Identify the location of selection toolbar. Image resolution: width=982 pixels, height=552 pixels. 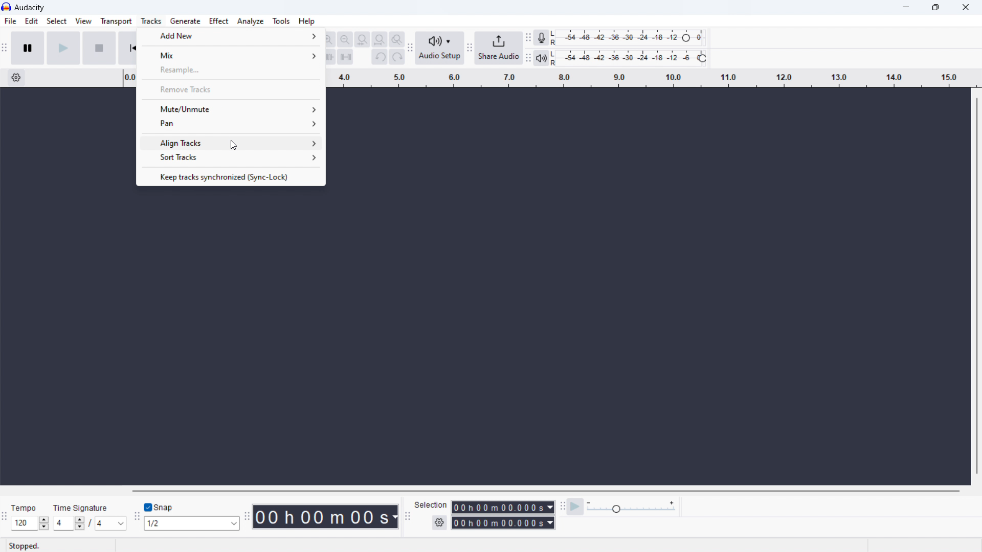
(408, 517).